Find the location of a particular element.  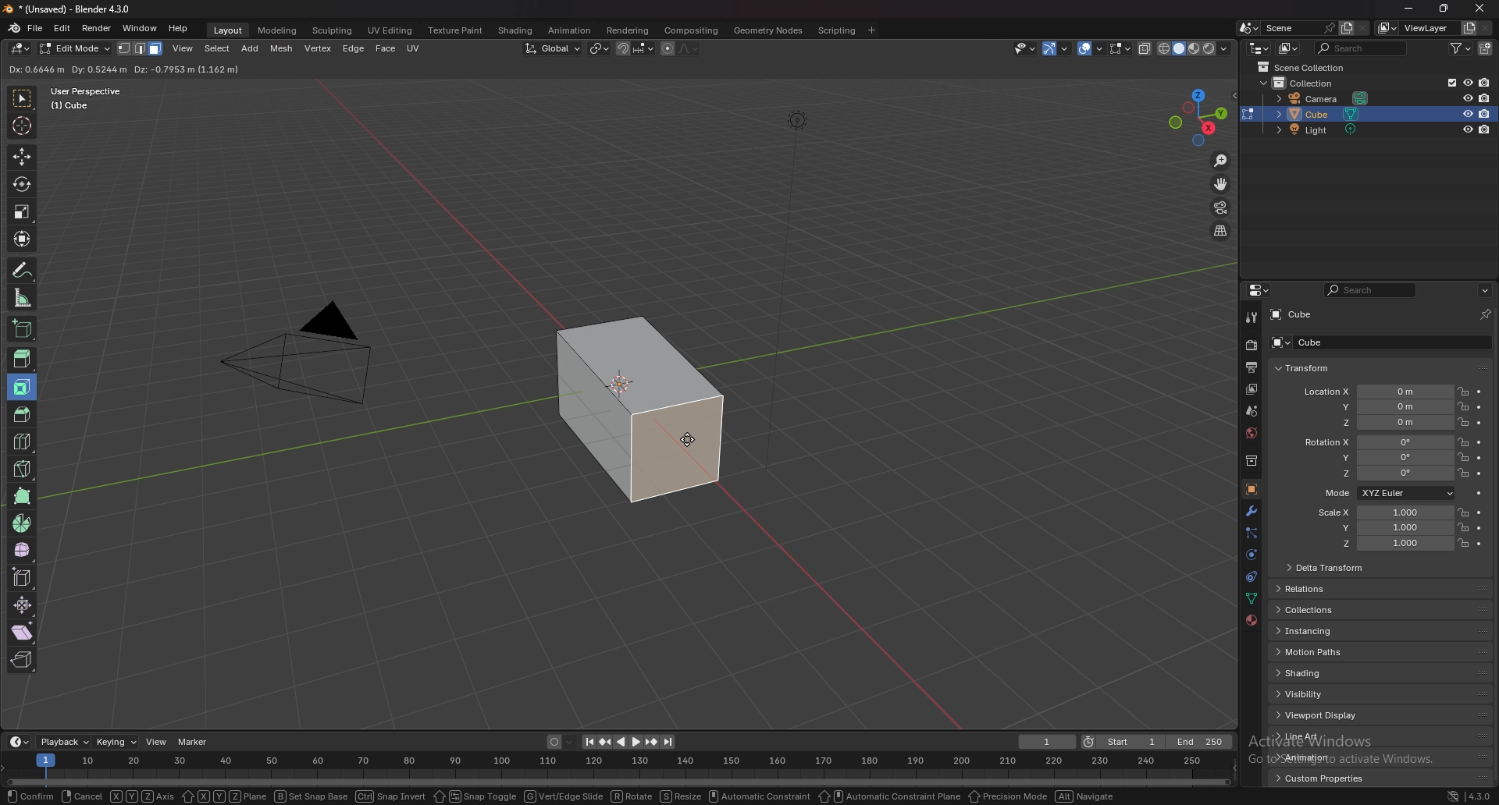

proportional editing falloff is located at coordinates (689, 48).